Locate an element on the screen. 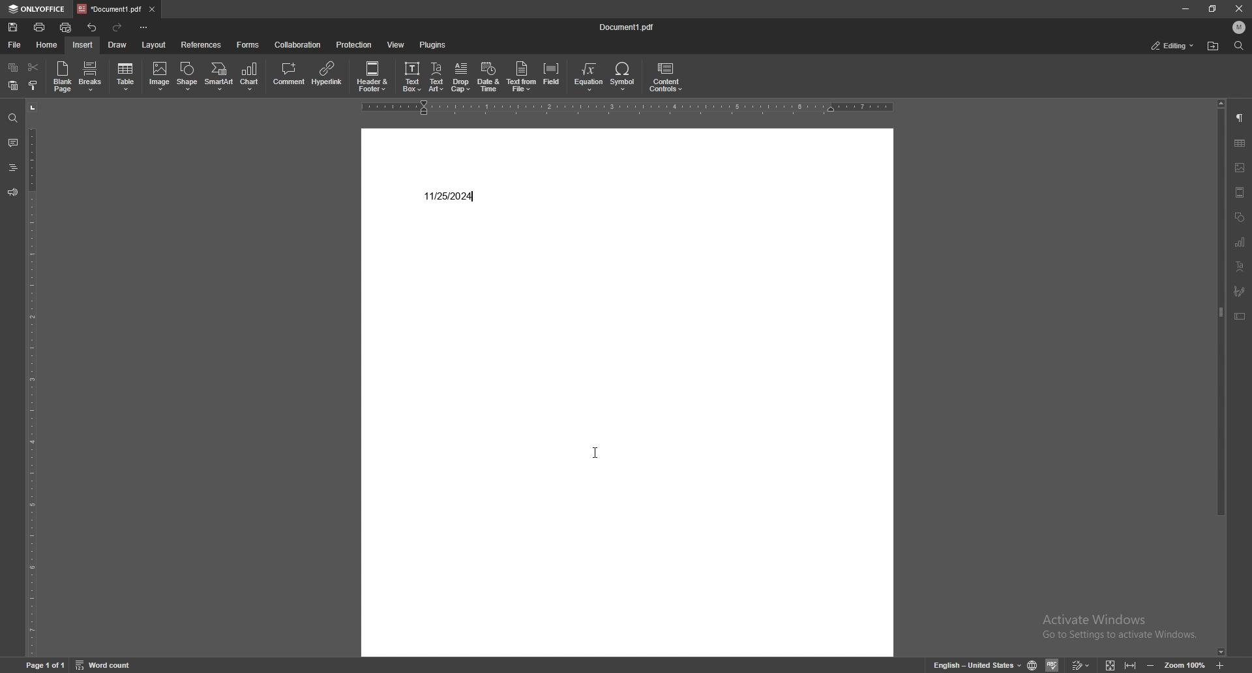  spell check is located at coordinates (1052, 665).